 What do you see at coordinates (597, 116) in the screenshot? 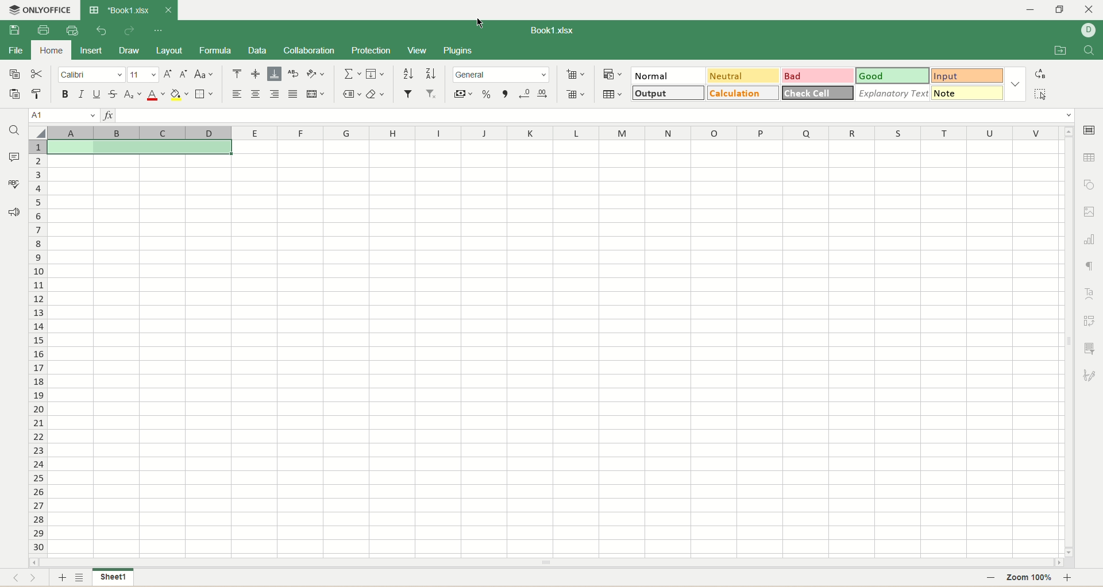
I see `input line` at bounding box center [597, 116].